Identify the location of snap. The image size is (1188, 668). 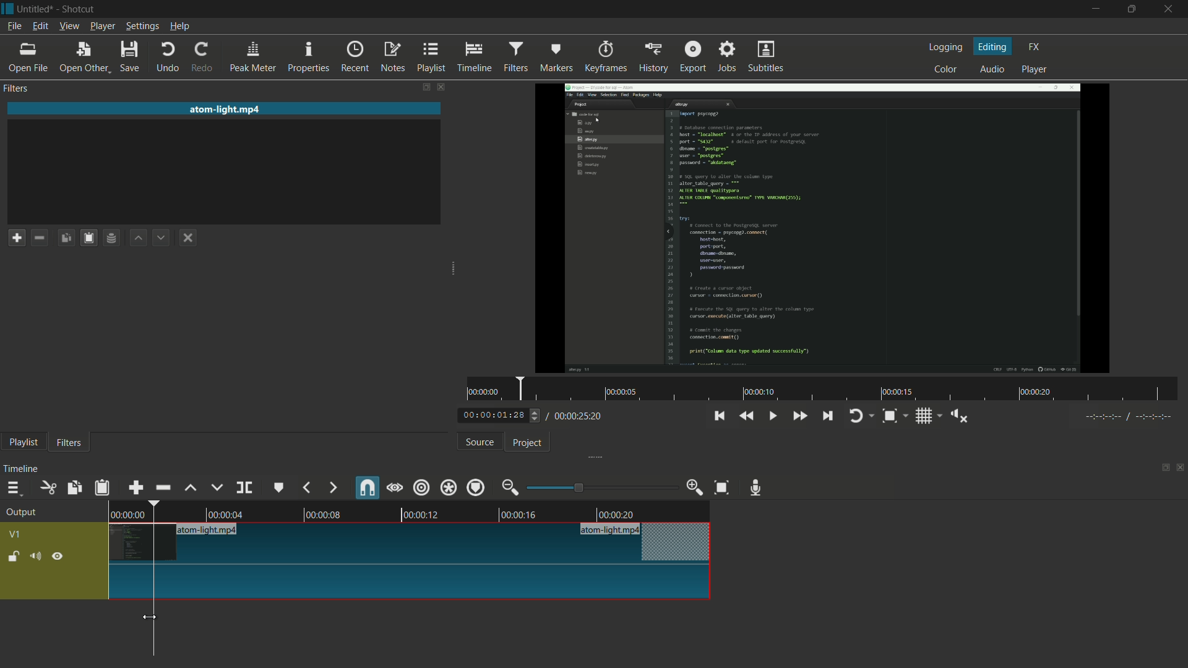
(366, 487).